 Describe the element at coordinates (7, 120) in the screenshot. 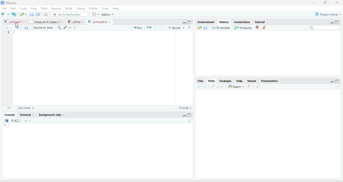

I see `R` at that location.